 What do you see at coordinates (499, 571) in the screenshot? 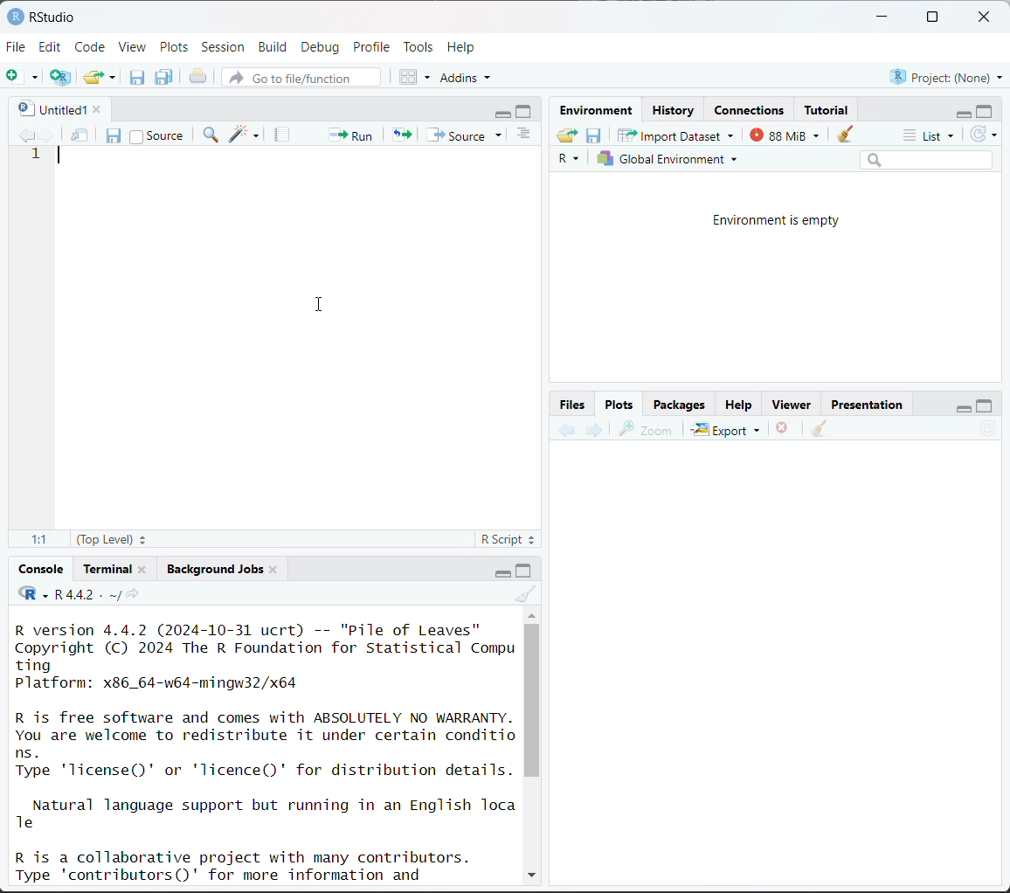
I see `minimize` at bounding box center [499, 571].